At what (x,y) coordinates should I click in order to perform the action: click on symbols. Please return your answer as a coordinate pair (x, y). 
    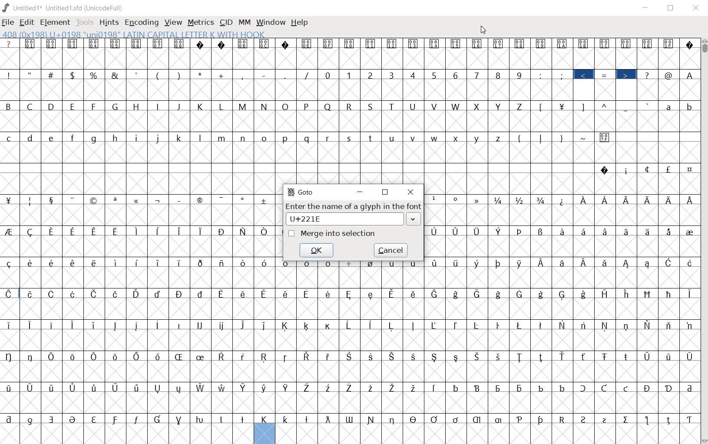
    Looking at the image, I should click on (160, 74).